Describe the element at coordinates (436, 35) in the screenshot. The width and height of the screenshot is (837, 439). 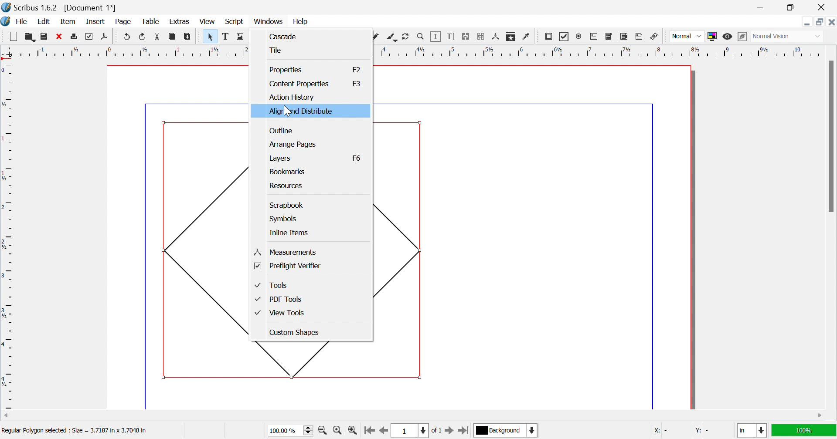
I see `Edit contents of frame` at that location.